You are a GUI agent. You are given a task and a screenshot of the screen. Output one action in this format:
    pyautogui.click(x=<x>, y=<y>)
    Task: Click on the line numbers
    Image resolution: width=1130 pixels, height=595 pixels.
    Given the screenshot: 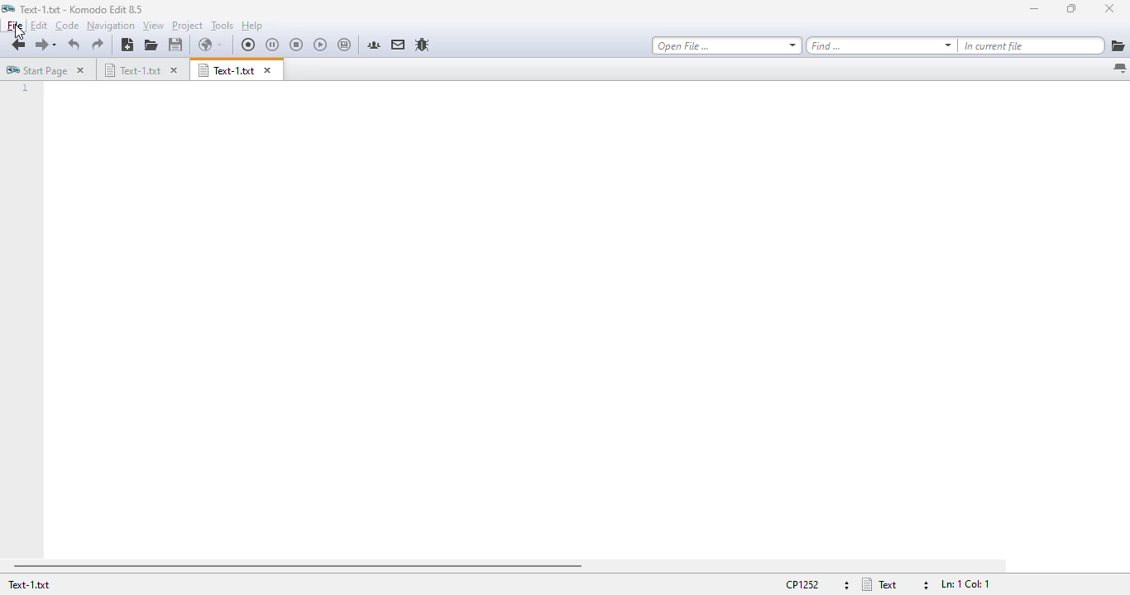 What is the action you would take?
    pyautogui.click(x=25, y=89)
    